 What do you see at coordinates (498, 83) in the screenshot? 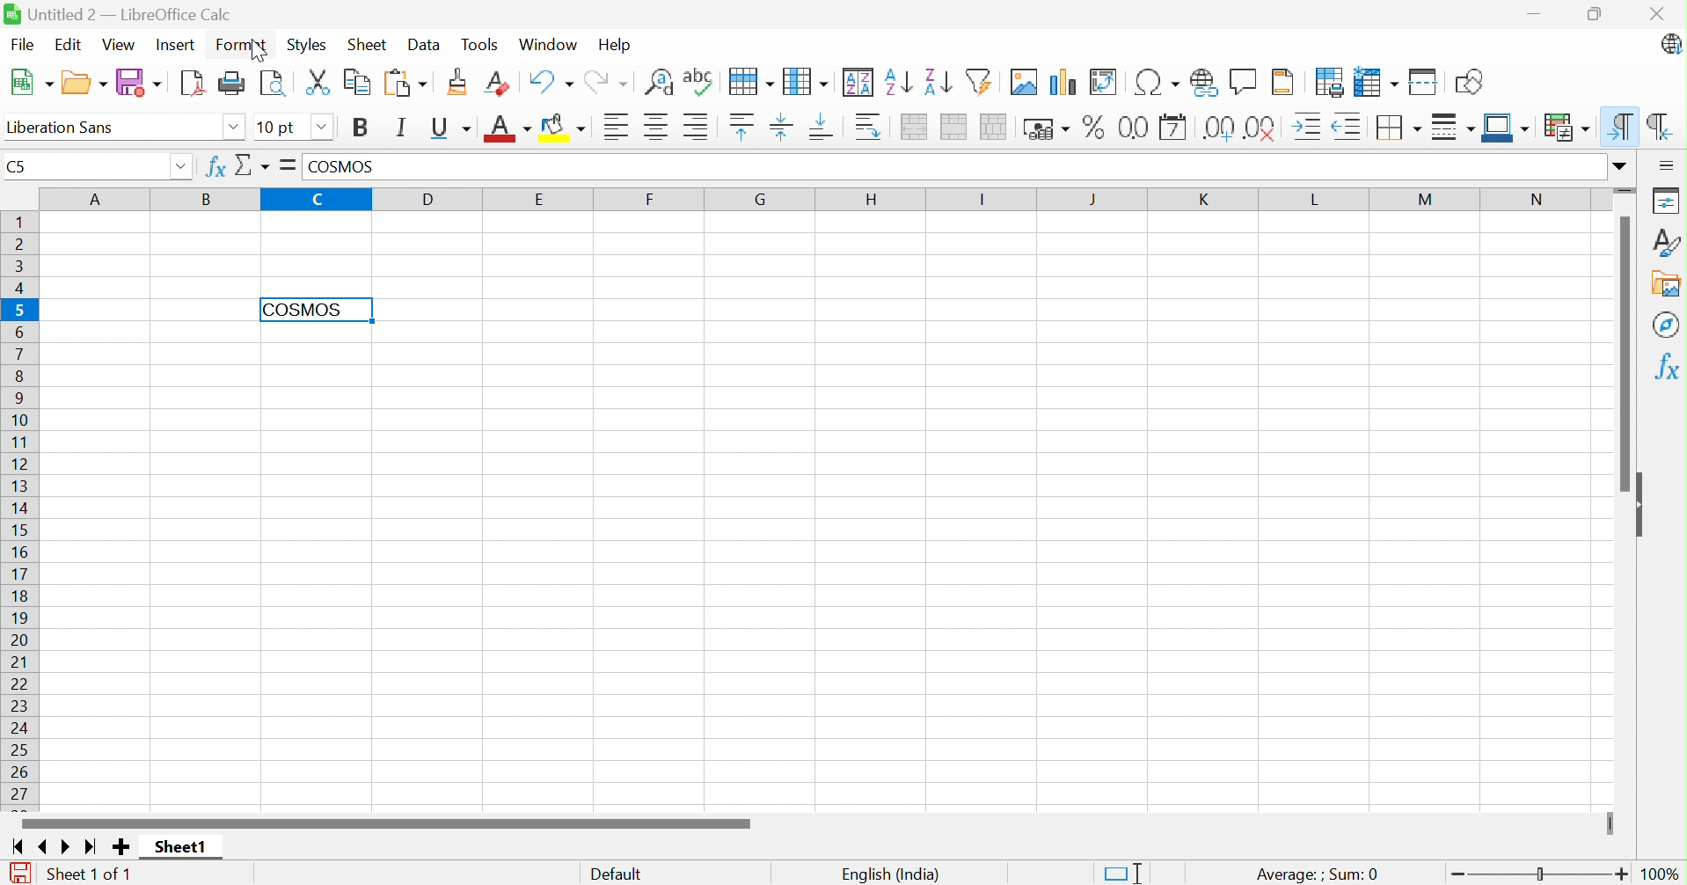
I see `Clear Direct Formatting` at bounding box center [498, 83].